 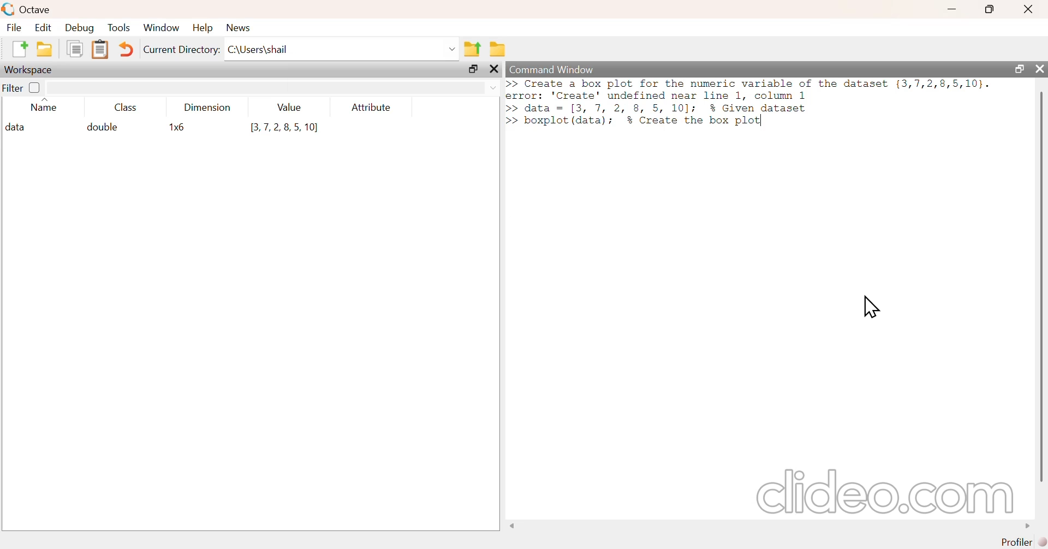 I want to click on maximize, so click(x=1015, y=69).